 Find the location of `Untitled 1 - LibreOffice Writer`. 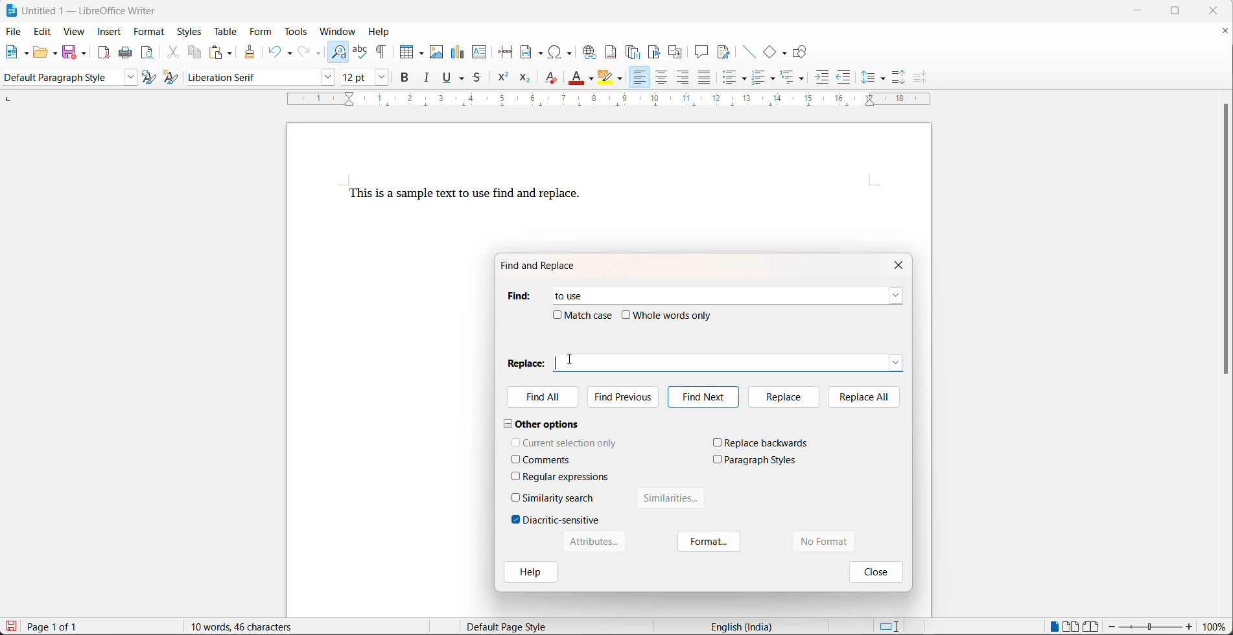

Untitled 1 - LibreOffice Writer is located at coordinates (83, 9).